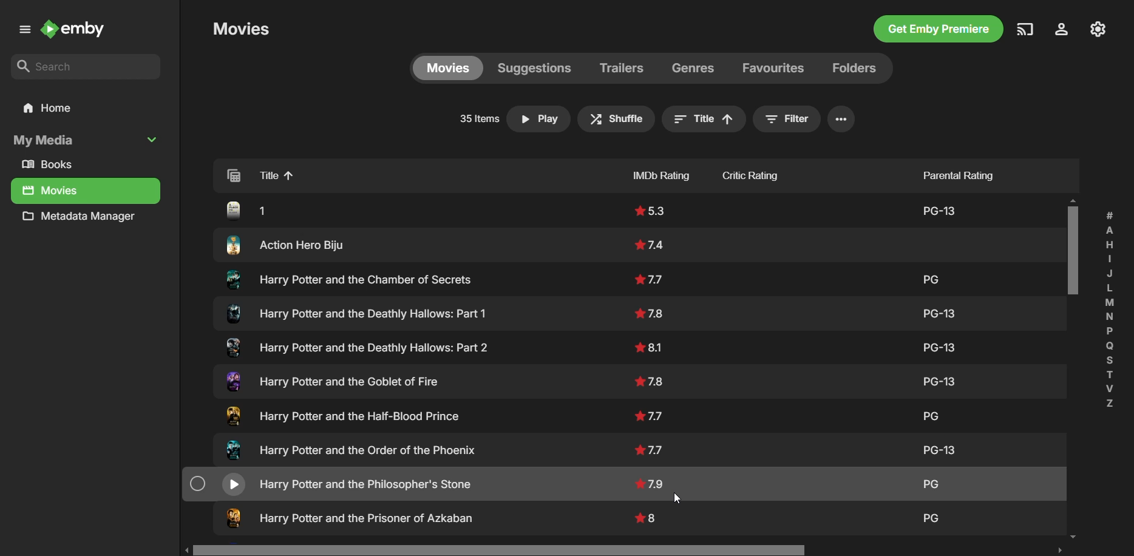 The width and height of the screenshot is (1134, 556). Describe the element at coordinates (475, 120) in the screenshot. I see `Number of items` at that location.